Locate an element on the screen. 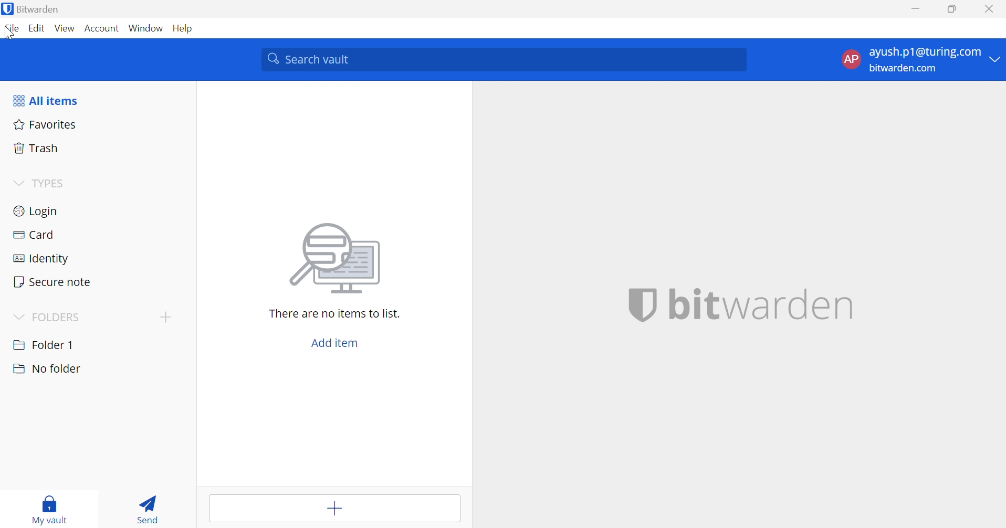 The height and width of the screenshot is (528, 1006). Card is located at coordinates (35, 235).